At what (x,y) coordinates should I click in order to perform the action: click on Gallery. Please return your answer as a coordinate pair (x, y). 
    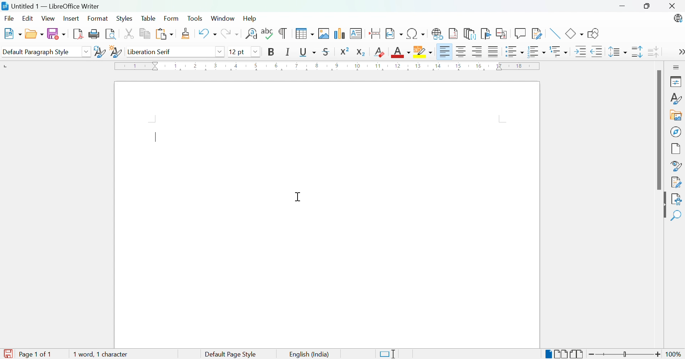
    Looking at the image, I should click on (675, 115).